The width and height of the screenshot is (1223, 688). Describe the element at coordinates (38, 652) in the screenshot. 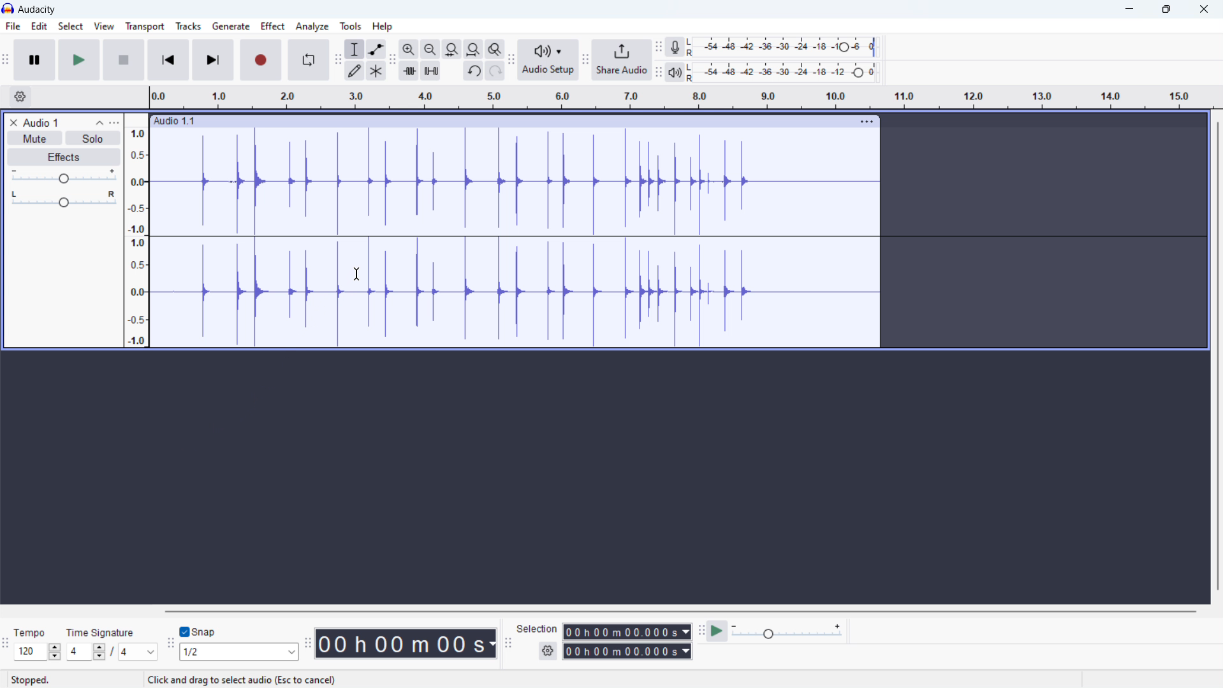

I see `set tempo` at that location.